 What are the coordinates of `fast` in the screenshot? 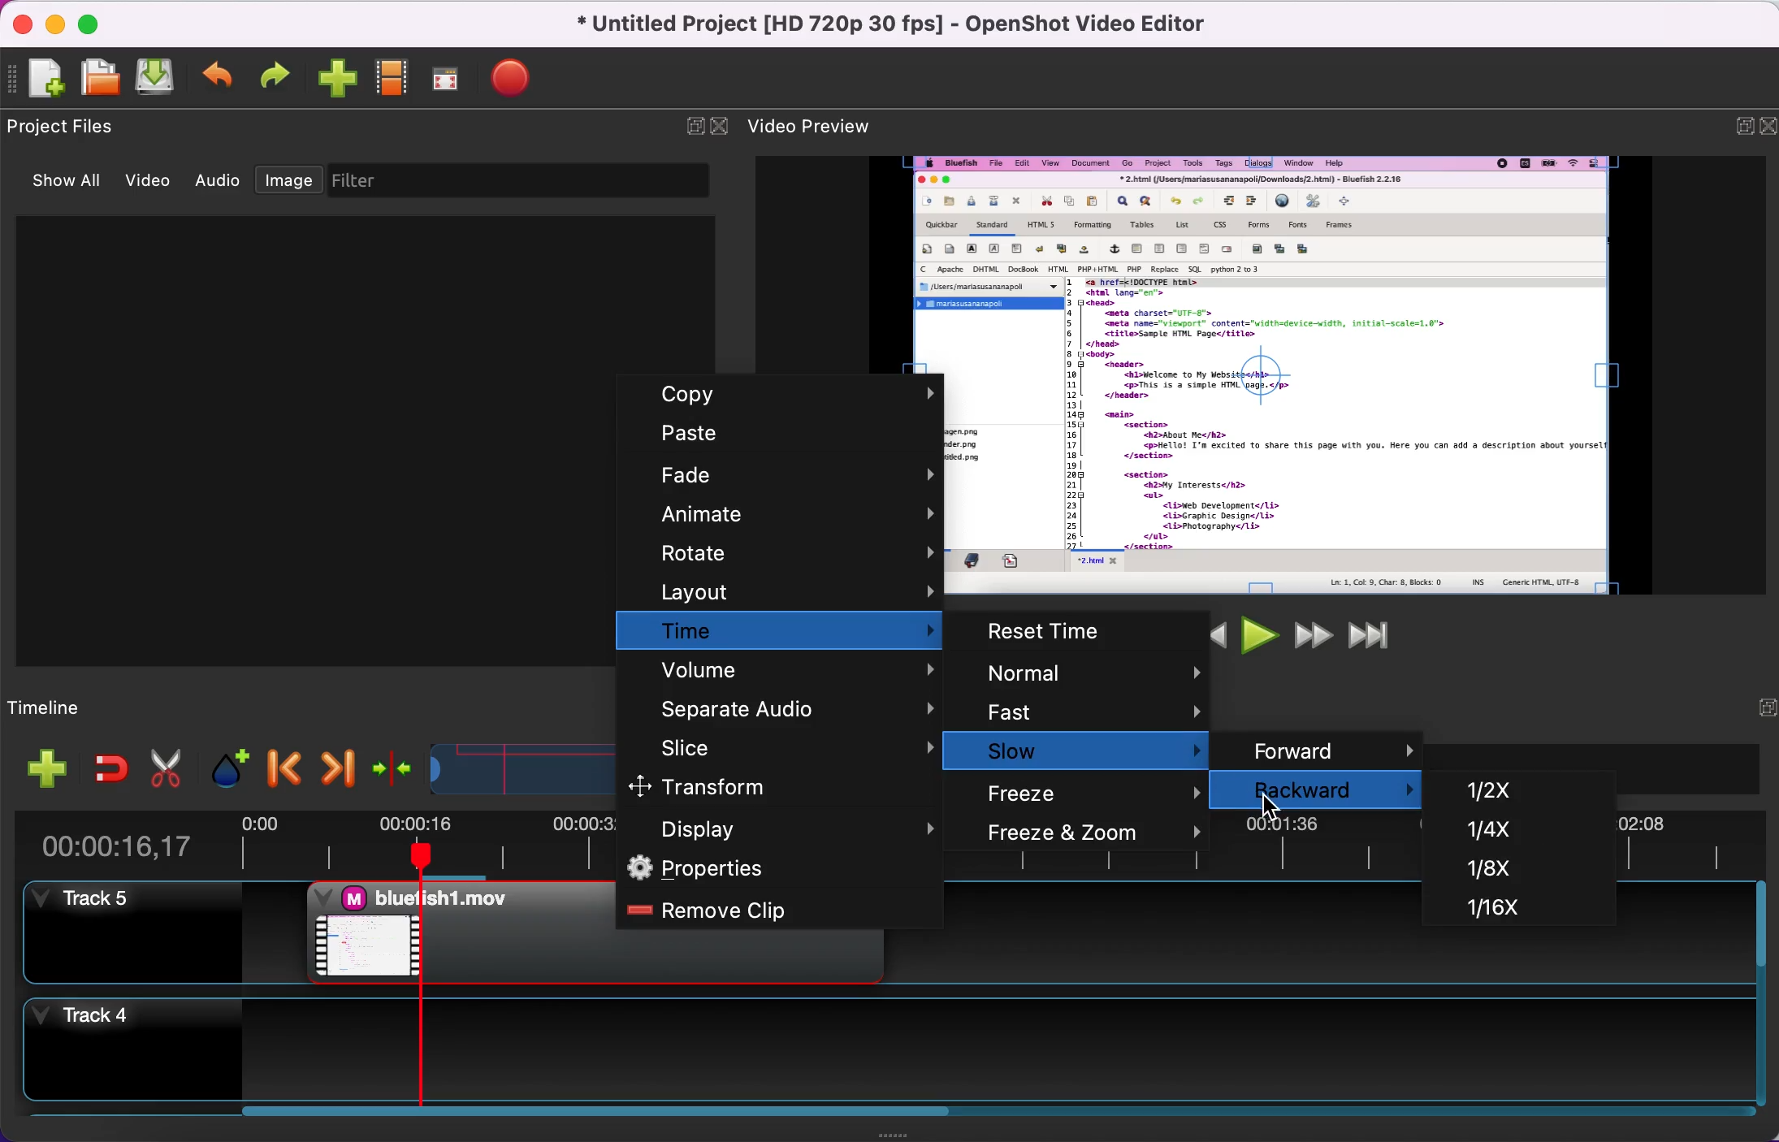 It's located at (1089, 712).